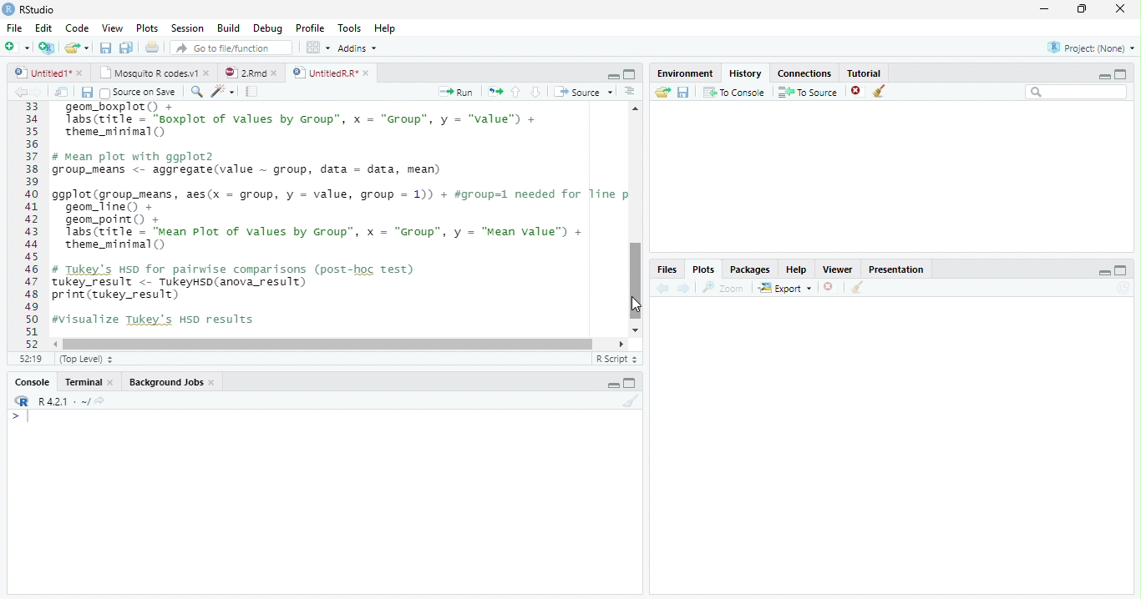 This screenshot has height=599, width=1141. Describe the element at coordinates (32, 384) in the screenshot. I see `Console` at that location.